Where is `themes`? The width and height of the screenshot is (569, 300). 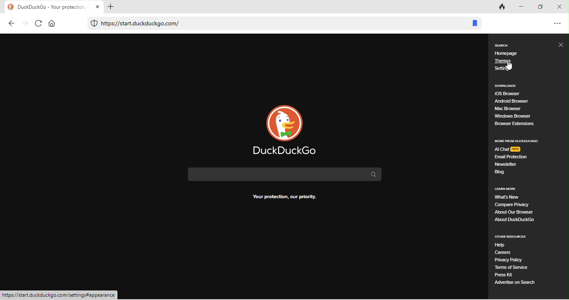
themes is located at coordinates (506, 60).